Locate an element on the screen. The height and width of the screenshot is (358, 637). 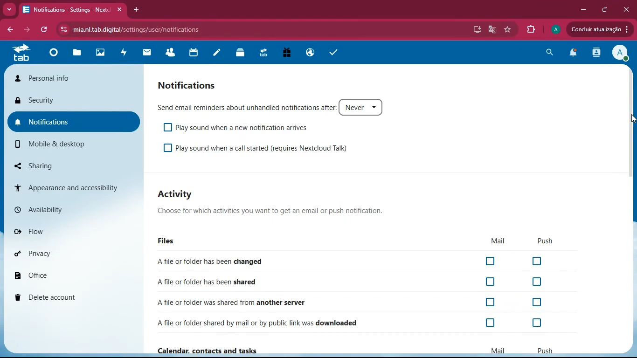
sharing is located at coordinates (55, 165).